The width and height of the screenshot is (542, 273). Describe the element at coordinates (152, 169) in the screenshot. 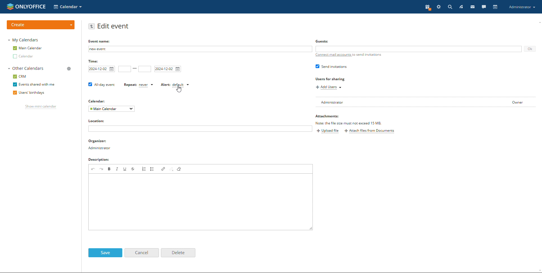

I see `insert/remove bulleted list` at that location.